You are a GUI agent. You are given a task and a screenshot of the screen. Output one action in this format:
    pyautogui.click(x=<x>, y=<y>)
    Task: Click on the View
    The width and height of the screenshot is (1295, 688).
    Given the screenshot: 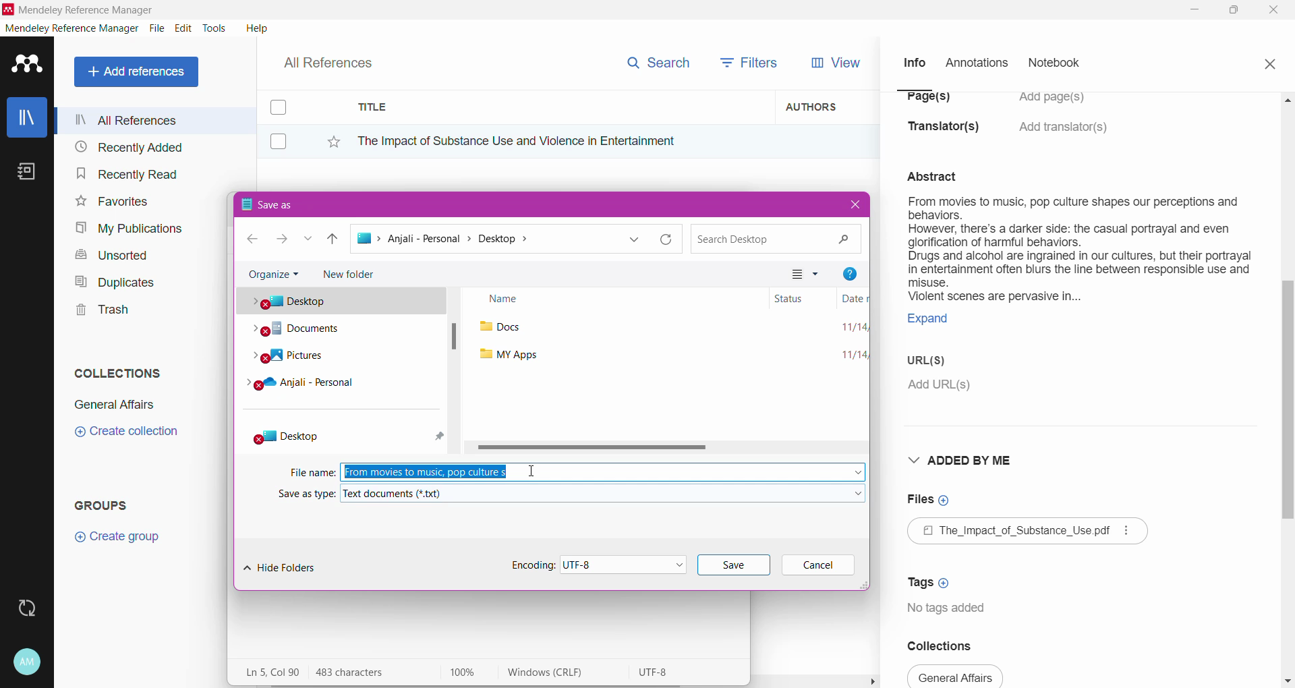 What is the action you would take?
    pyautogui.click(x=833, y=63)
    